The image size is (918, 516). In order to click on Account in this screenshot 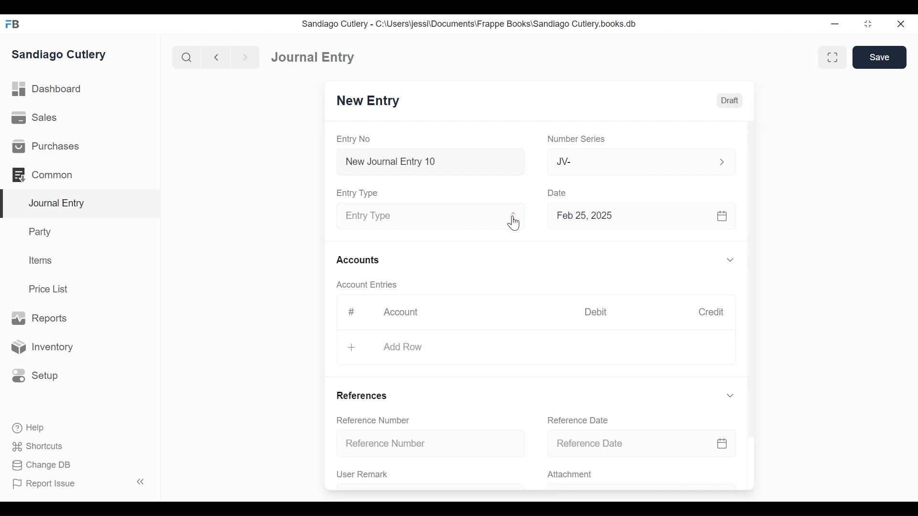, I will do `click(402, 313)`.